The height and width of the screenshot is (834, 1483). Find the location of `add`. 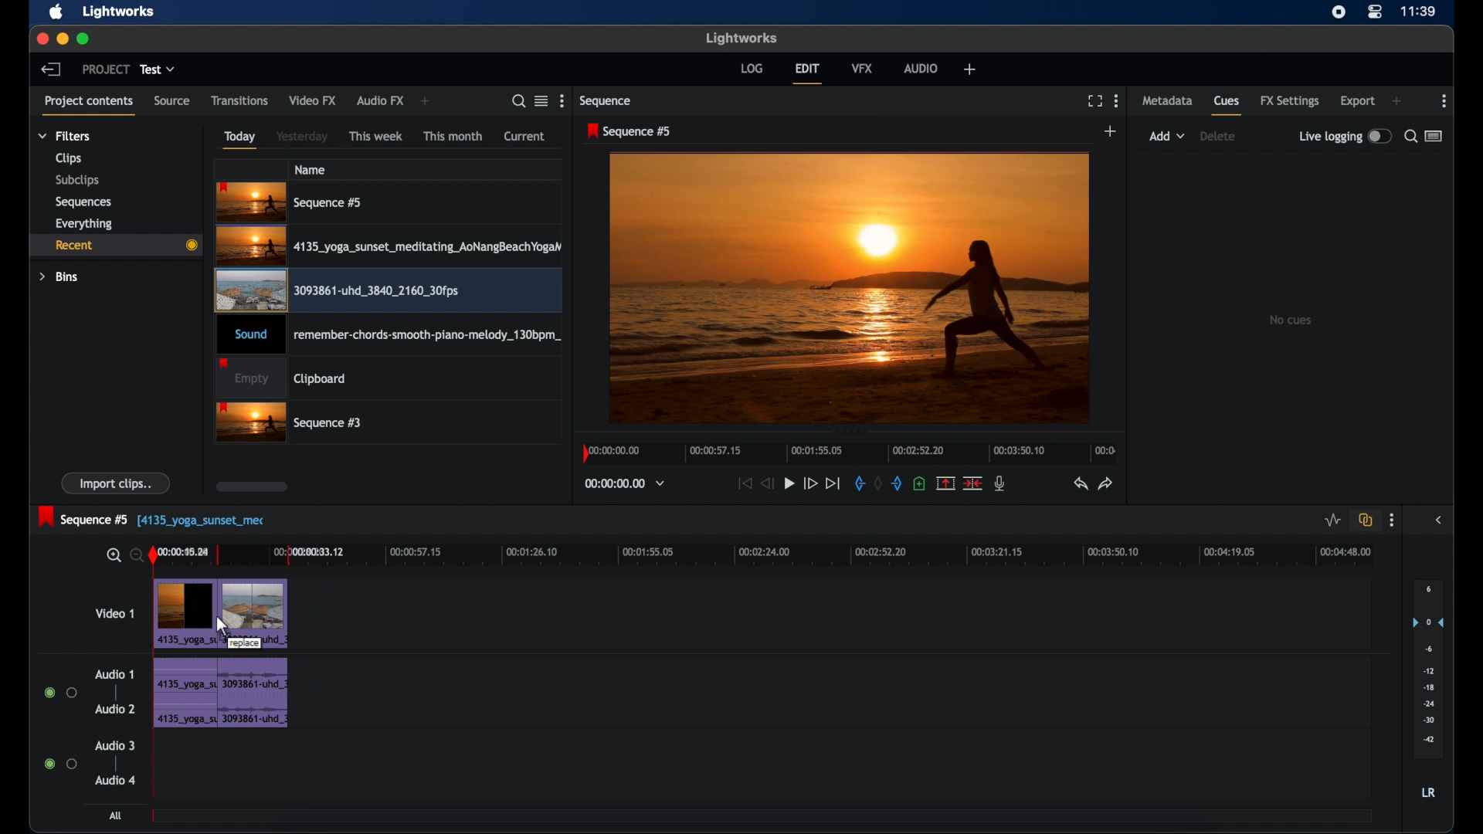

add is located at coordinates (1167, 136).